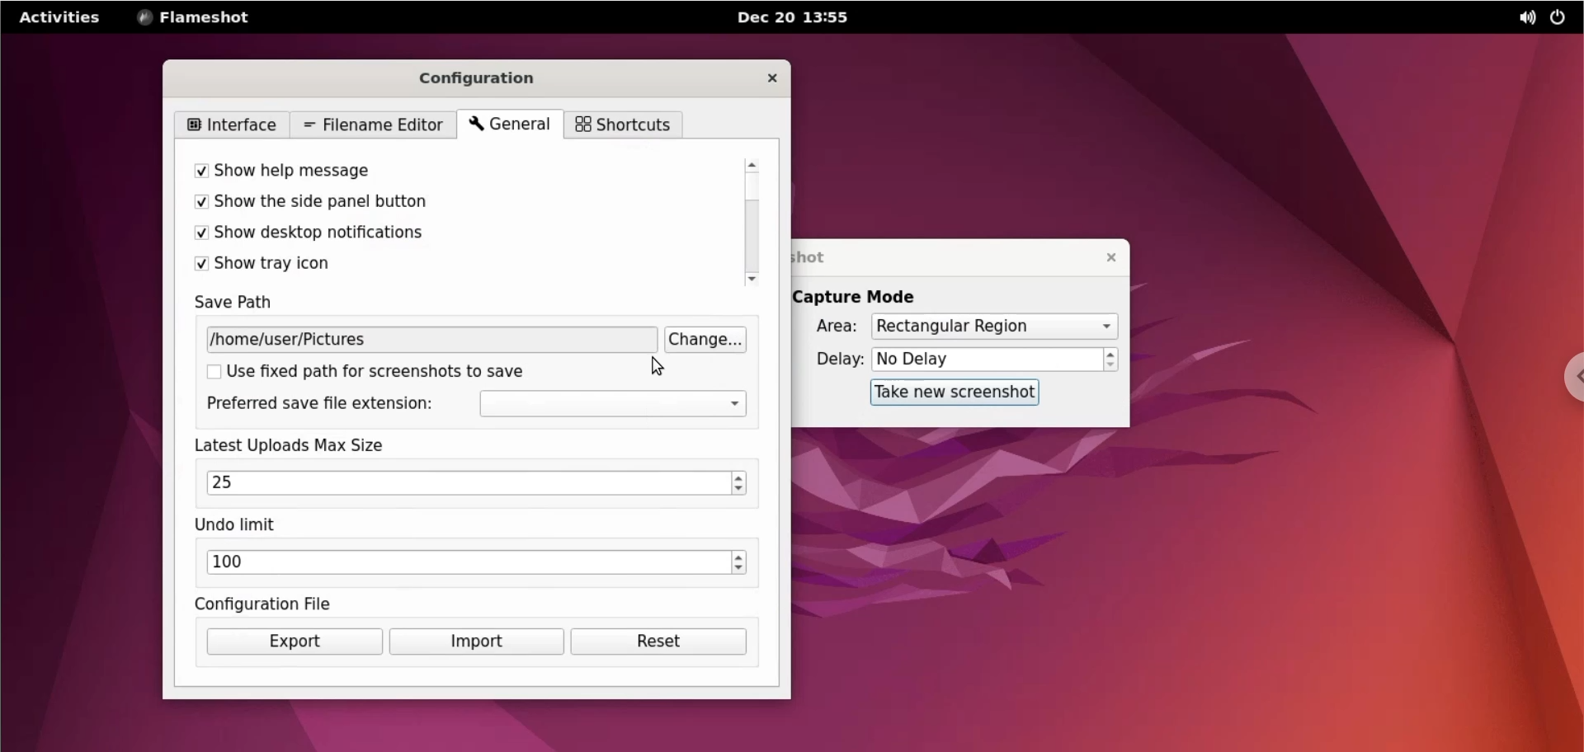 The image size is (1584, 752). What do you see at coordinates (230, 124) in the screenshot?
I see `interface` at bounding box center [230, 124].